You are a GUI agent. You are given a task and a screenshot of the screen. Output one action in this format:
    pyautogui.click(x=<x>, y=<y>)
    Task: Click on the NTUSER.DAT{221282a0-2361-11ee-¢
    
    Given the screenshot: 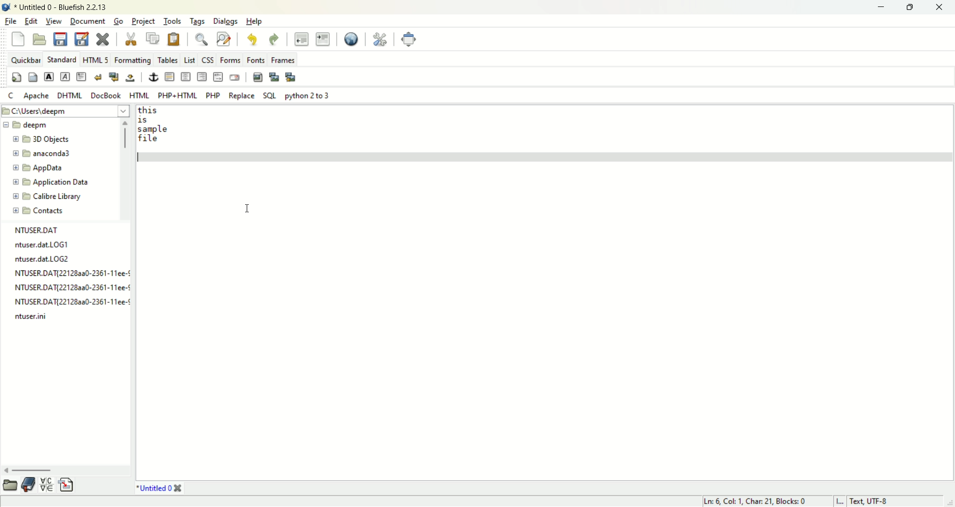 What is the action you would take?
    pyautogui.click(x=70, y=302)
    